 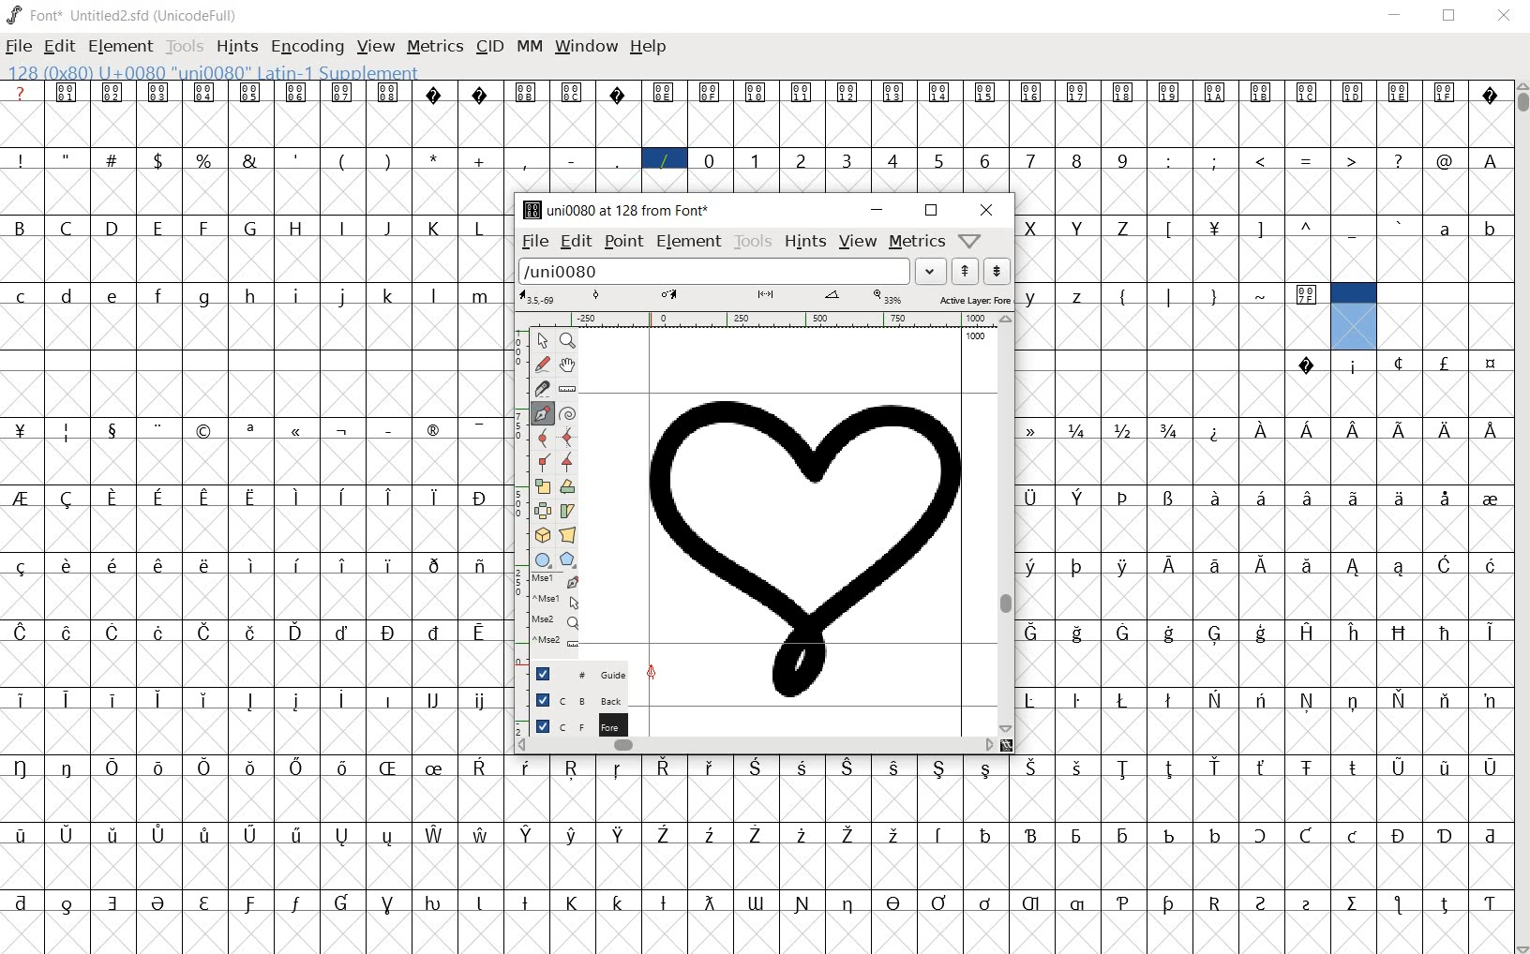 What do you see at coordinates (765, 300) in the screenshot?
I see `active layer` at bounding box center [765, 300].